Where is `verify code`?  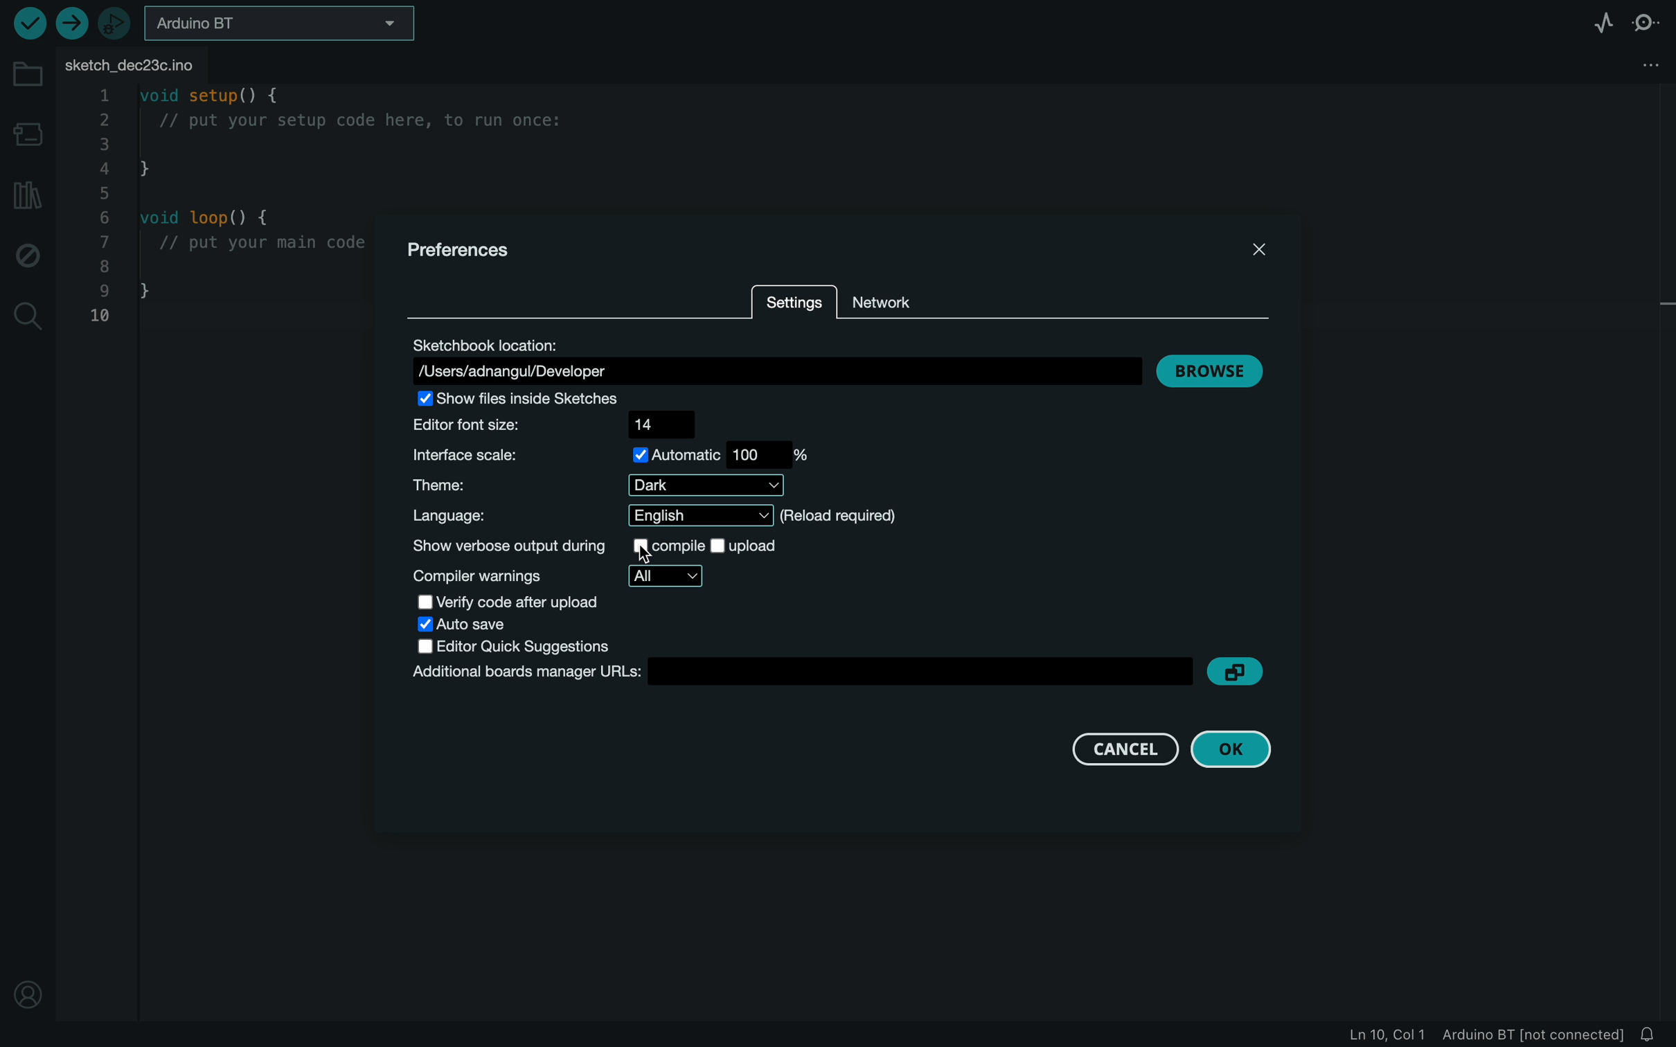
verify code is located at coordinates (508, 601).